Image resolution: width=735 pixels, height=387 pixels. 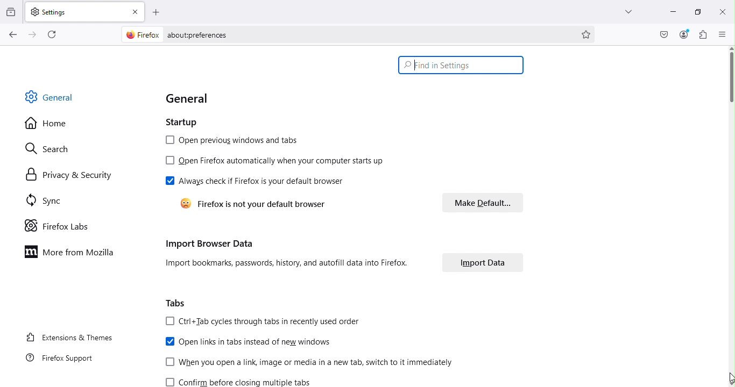 I want to click on More from Mozilla, so click(x=73, y=254).